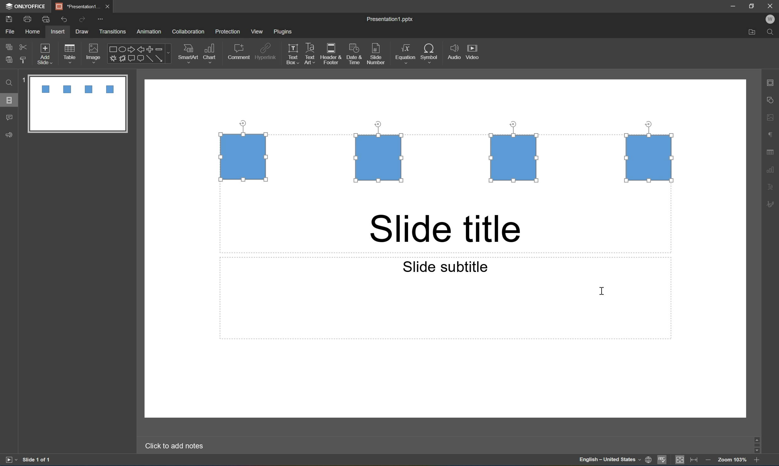 The image size is (779, 466). I want to click on Find, so click(9, 83).